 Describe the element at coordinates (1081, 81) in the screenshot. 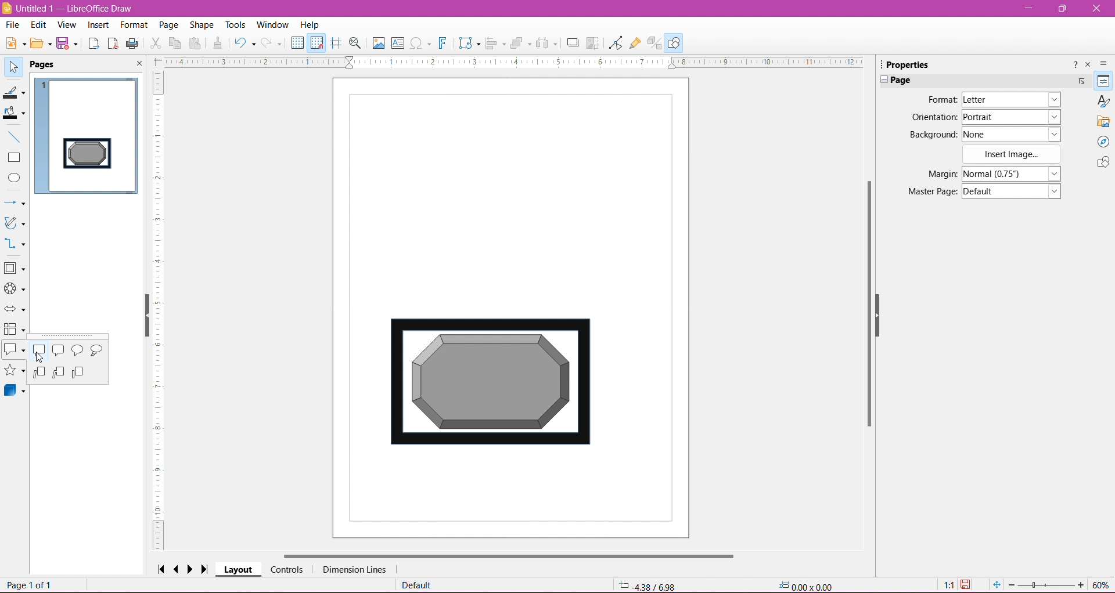

I see `More Options` at that location.